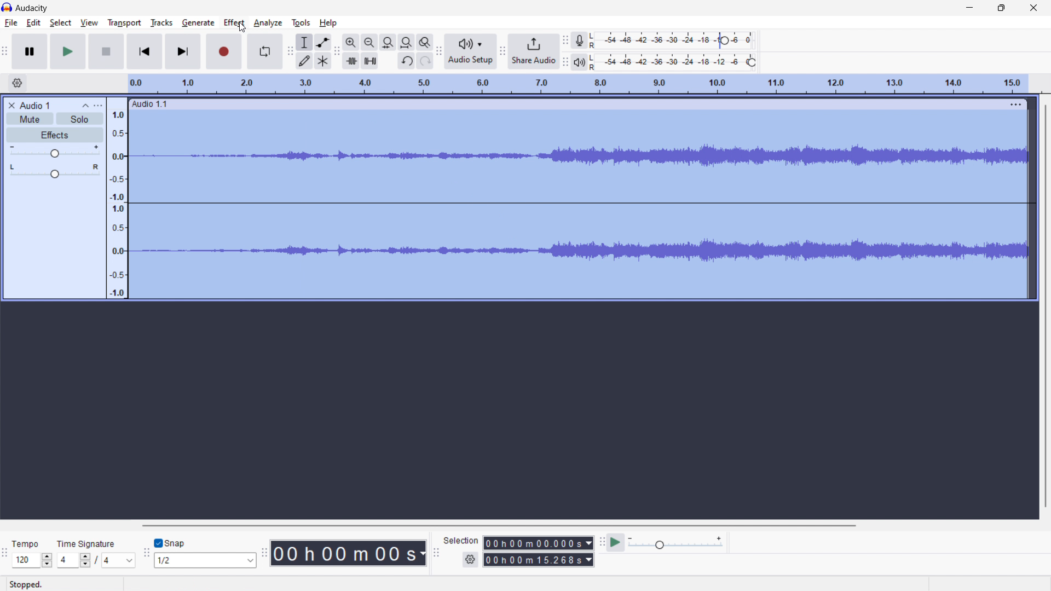 Image resolution: width=1051 pixels, height=591 pixels. I want to click on set tempo, so click(32, 553).